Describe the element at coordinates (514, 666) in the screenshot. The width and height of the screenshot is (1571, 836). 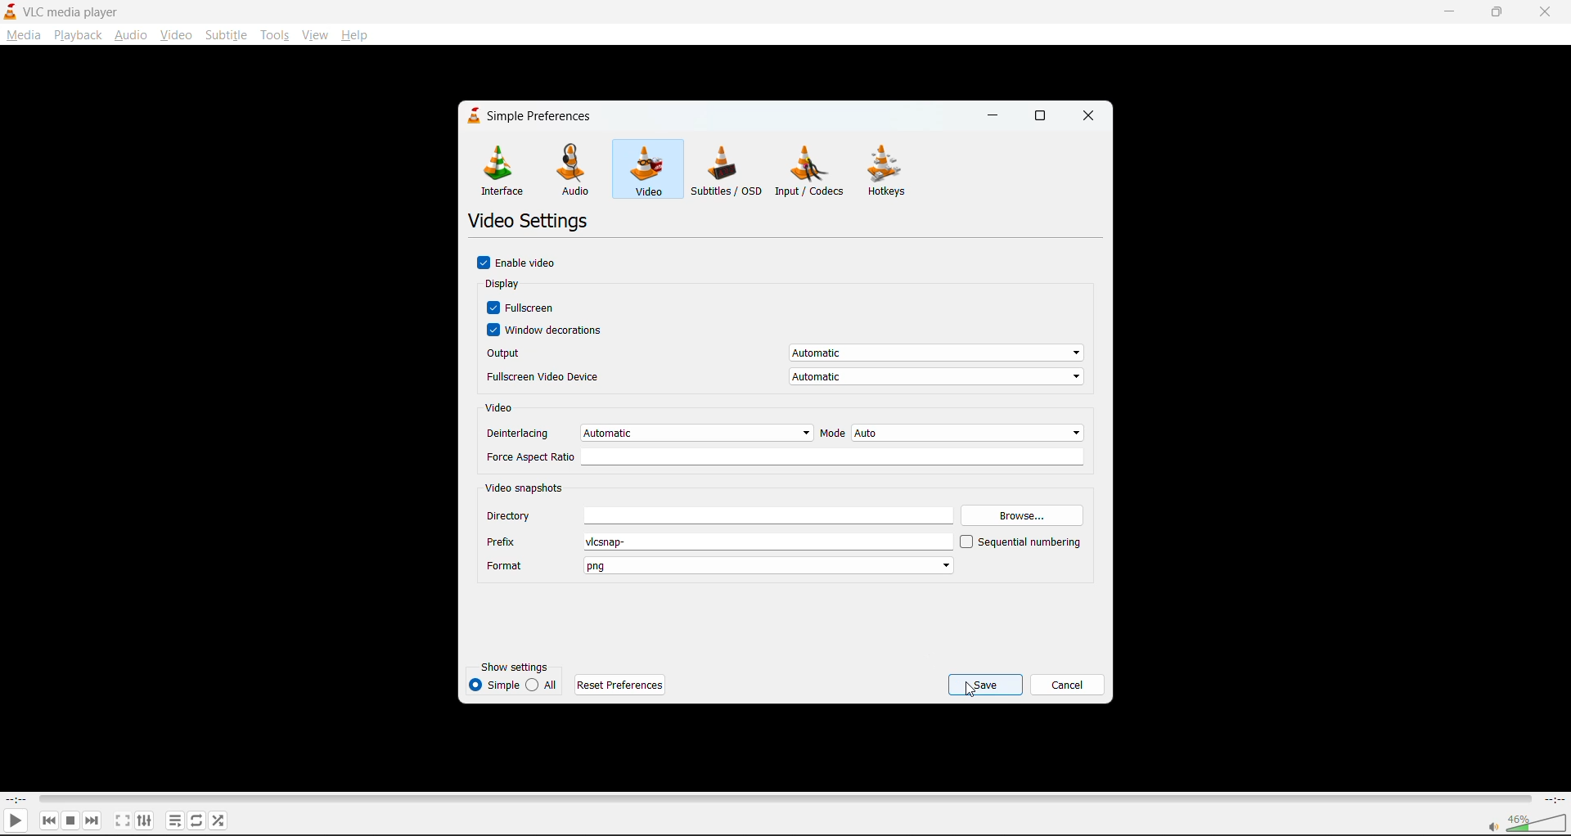
I see `show settings` at that location.